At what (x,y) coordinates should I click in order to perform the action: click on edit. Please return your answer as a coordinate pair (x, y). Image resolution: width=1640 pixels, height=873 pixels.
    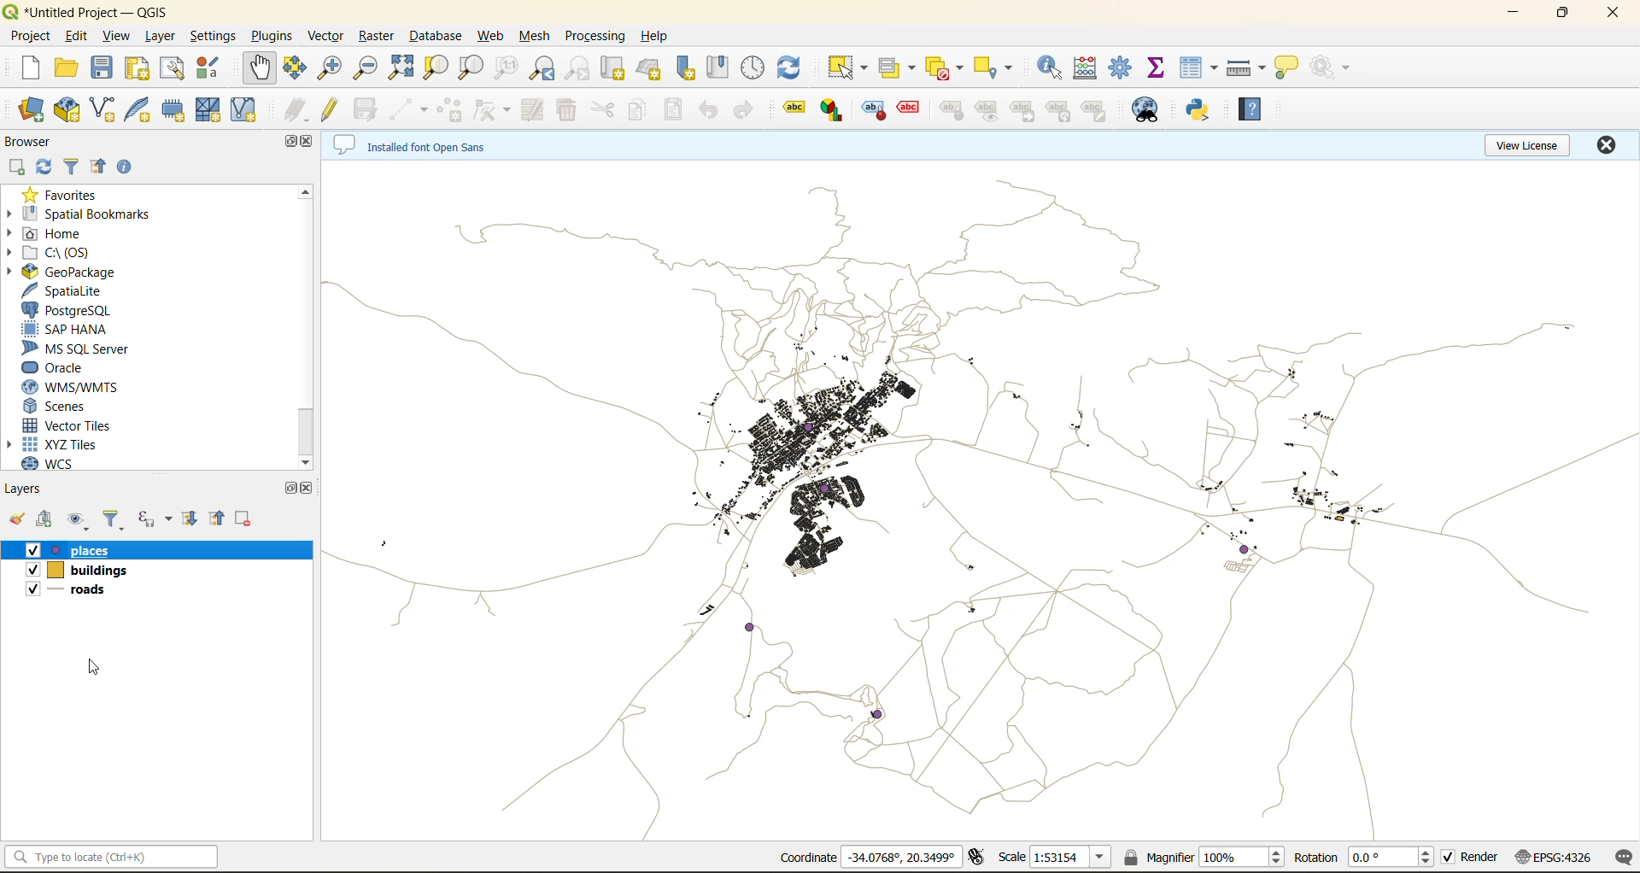
    Looking at the image, I should click on (77, 38).